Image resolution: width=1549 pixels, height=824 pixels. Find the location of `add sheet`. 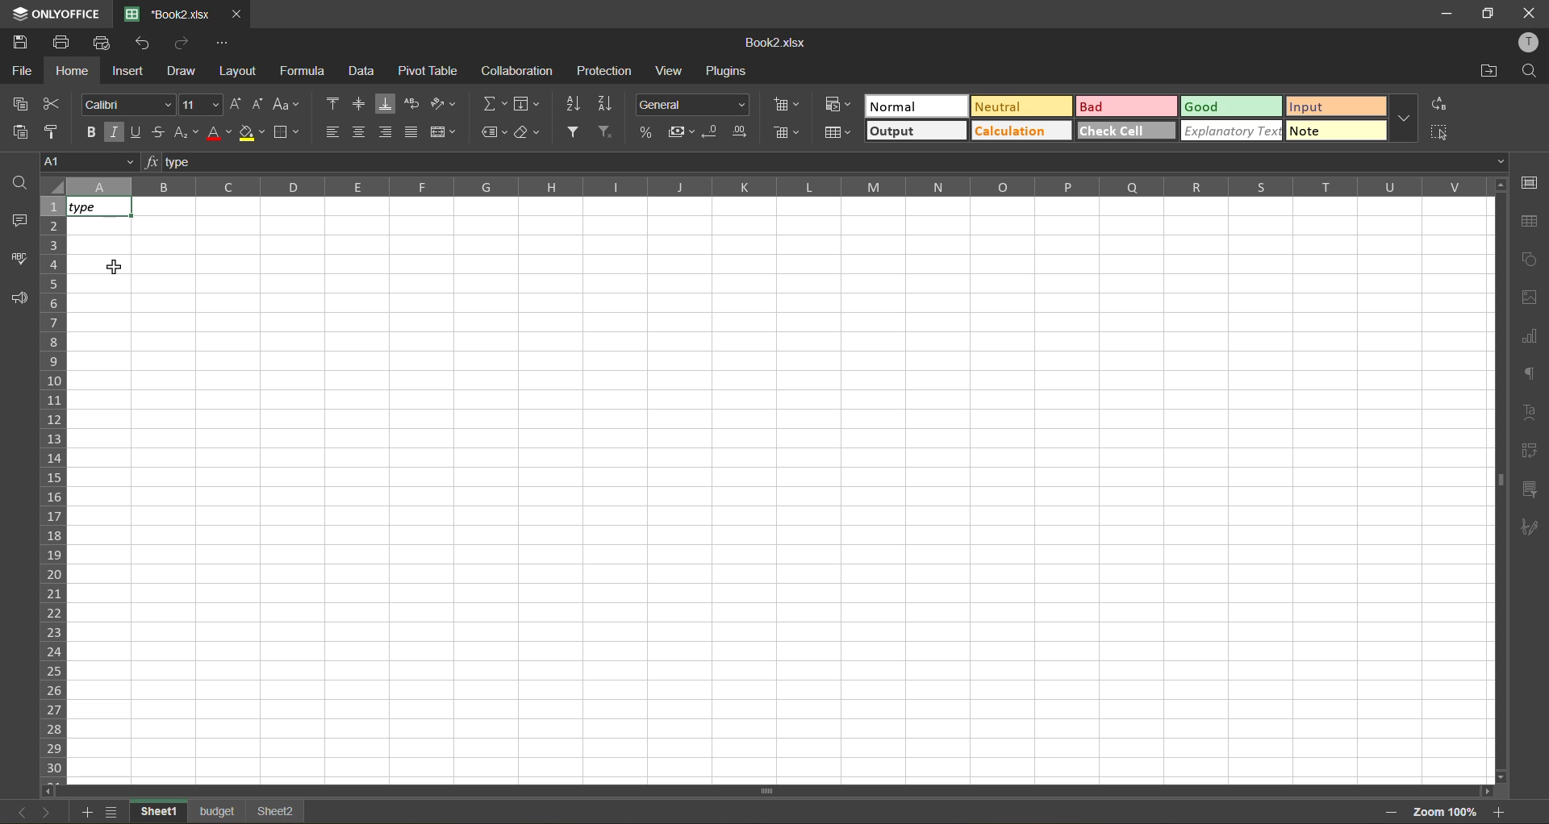

add sheet is located at coordinates (86, 813).